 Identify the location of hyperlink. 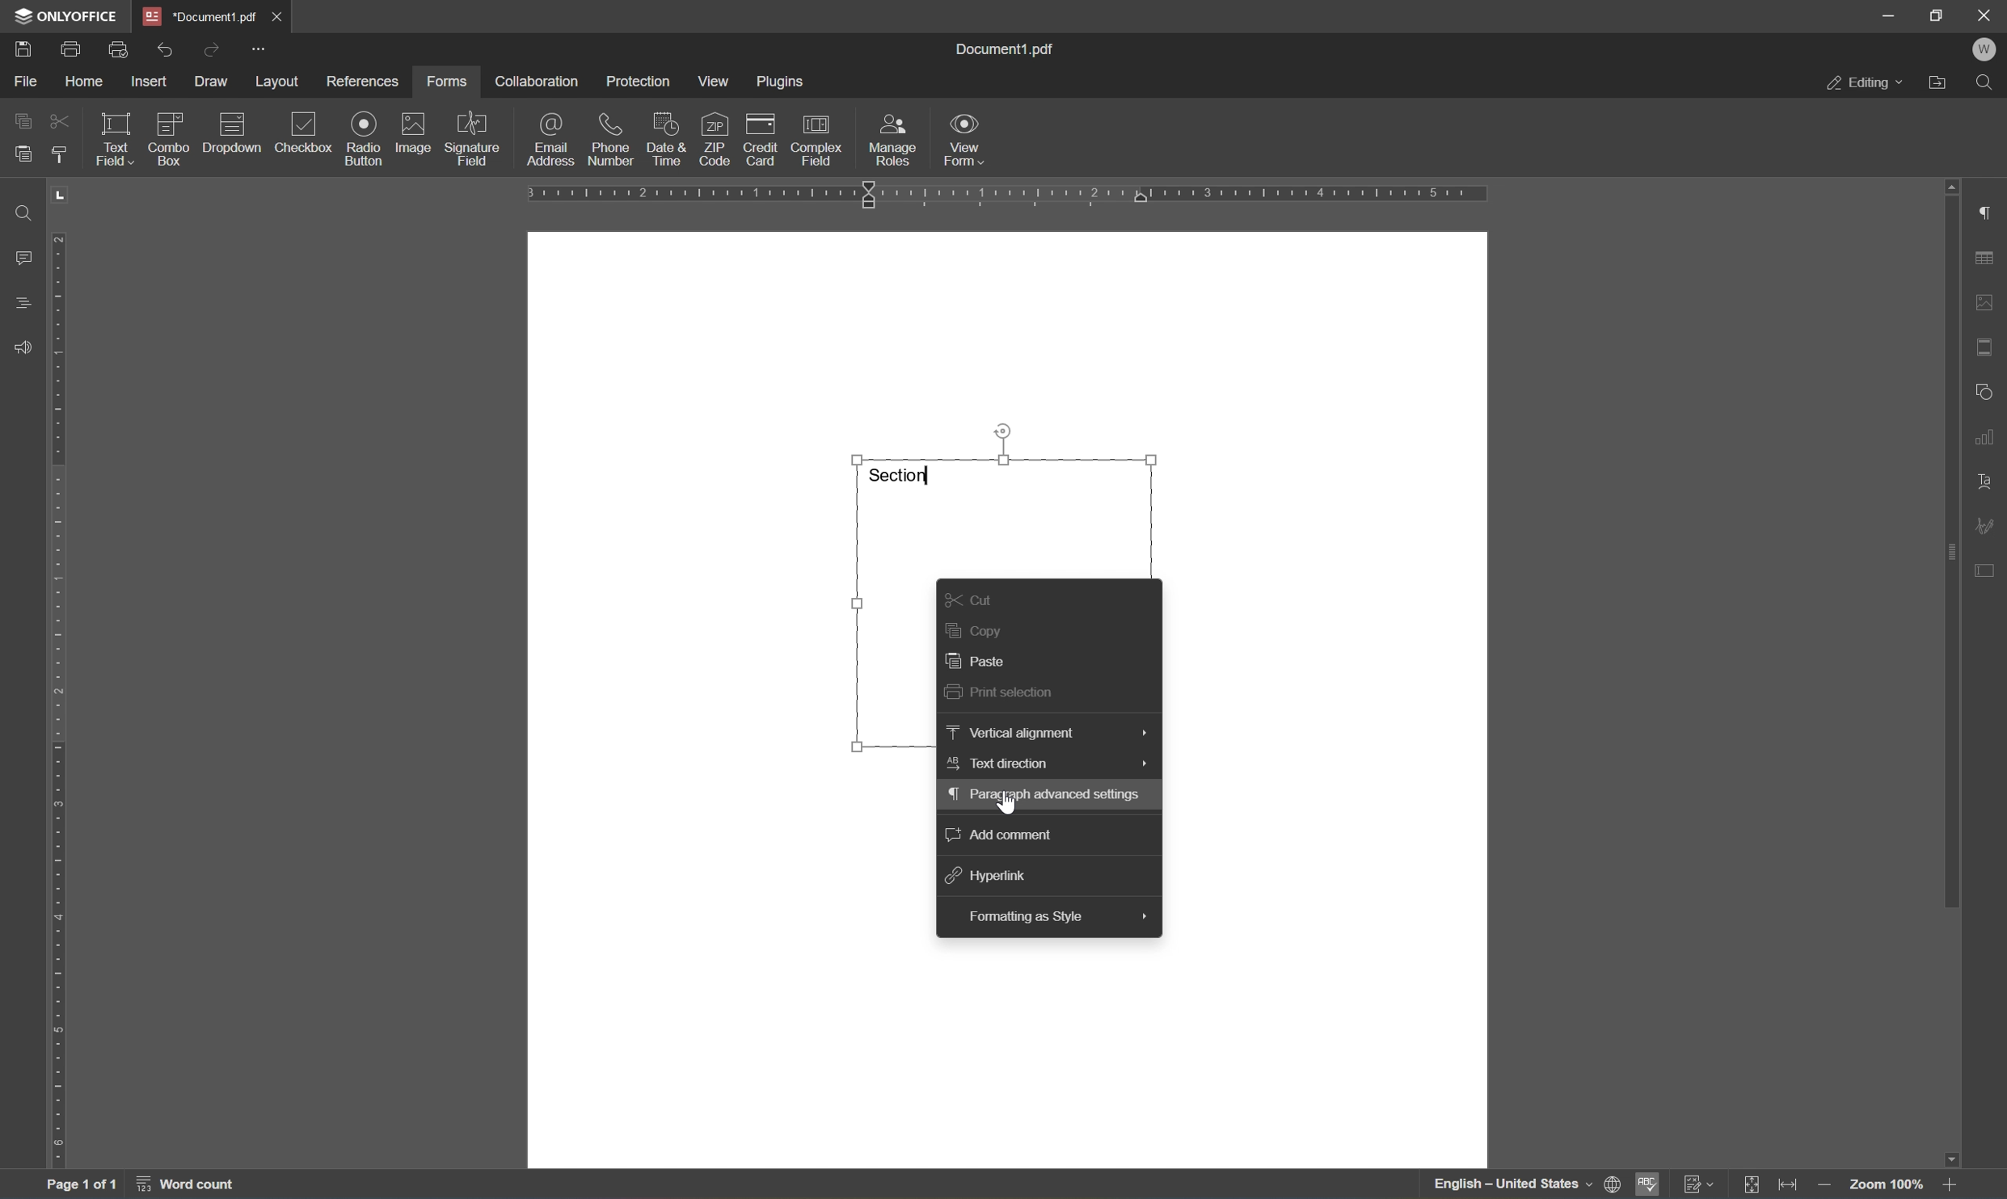
(990, 875).